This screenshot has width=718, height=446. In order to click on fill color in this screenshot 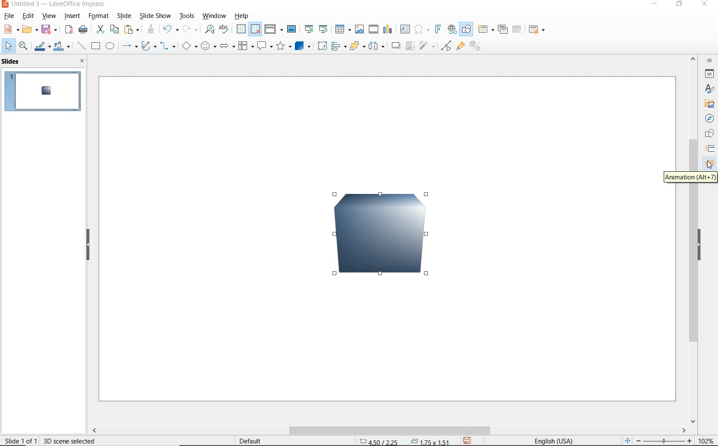, I will do `click(62, 47)`.